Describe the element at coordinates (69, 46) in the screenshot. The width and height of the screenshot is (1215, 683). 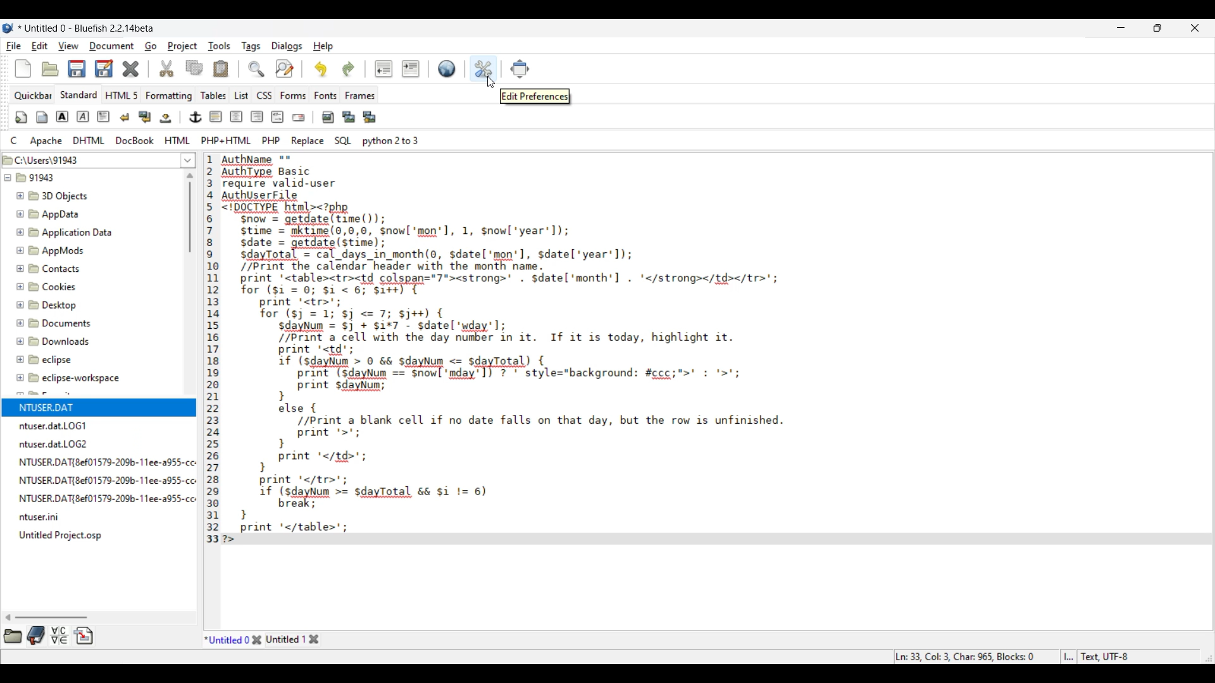
I see `View menu` at that location.